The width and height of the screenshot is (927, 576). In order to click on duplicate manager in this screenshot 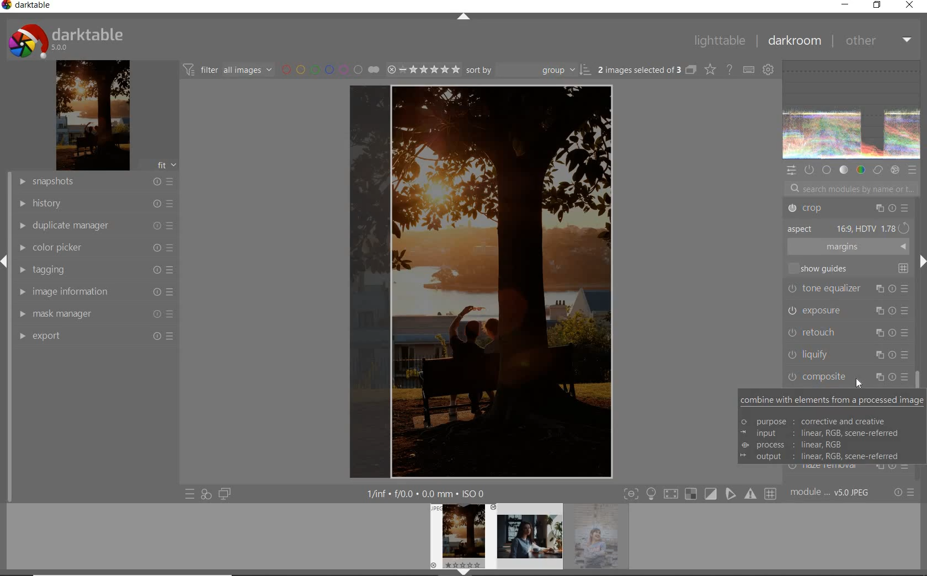, I will do `click(95, 225)`.